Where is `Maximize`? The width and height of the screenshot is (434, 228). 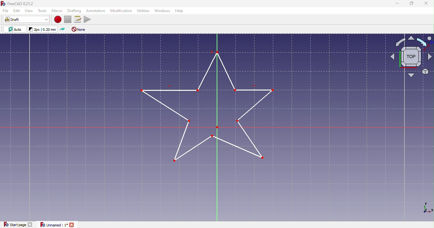 Maximize is located at coordinates (410, 4).